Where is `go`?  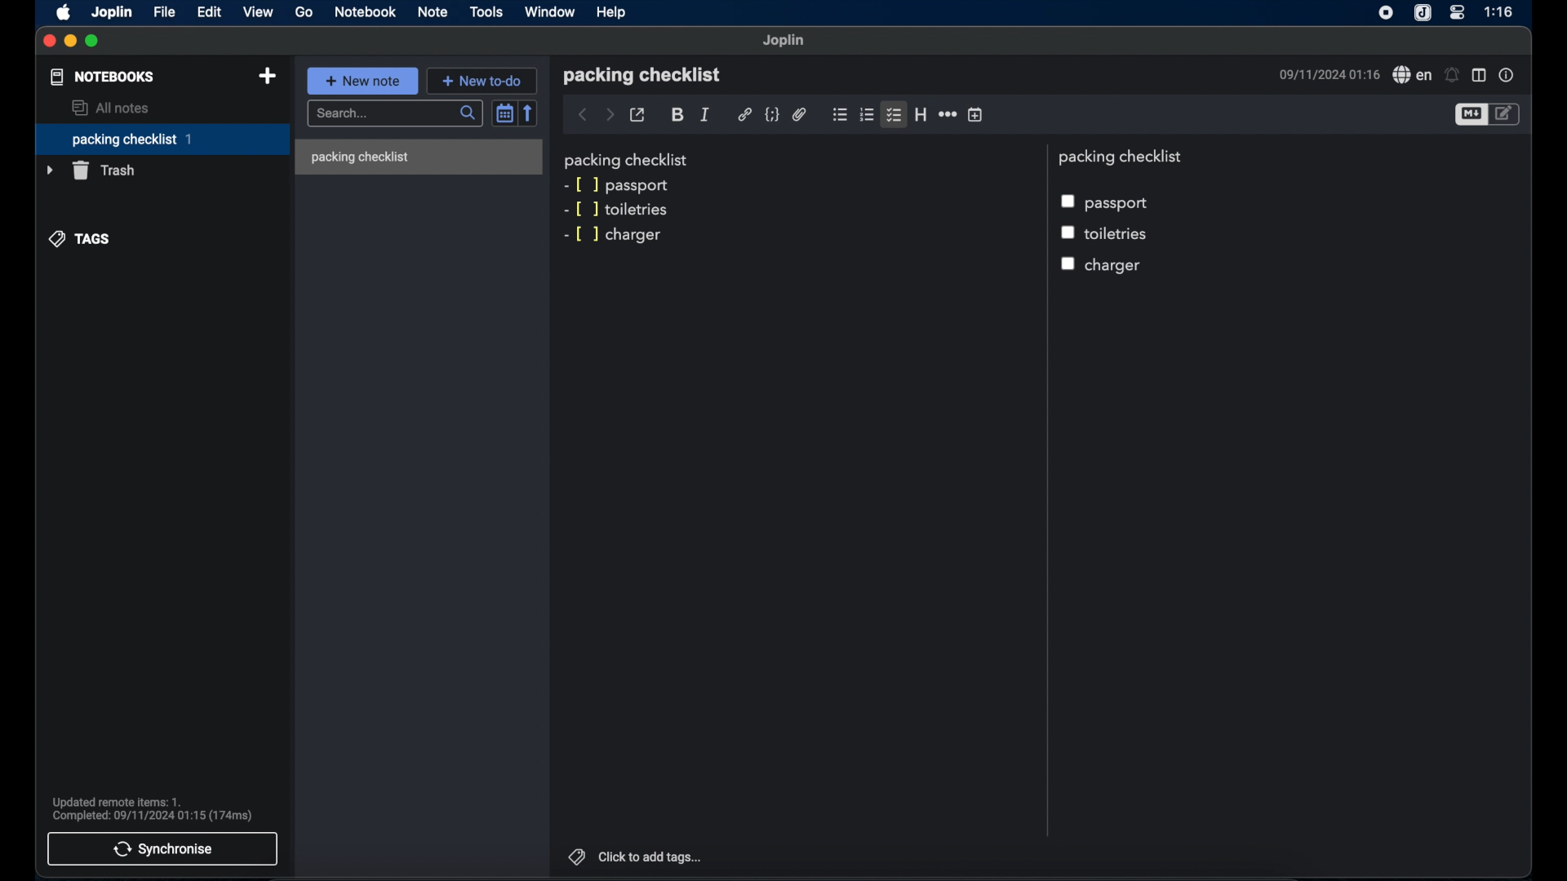
go is located at coordinates (304, 12).